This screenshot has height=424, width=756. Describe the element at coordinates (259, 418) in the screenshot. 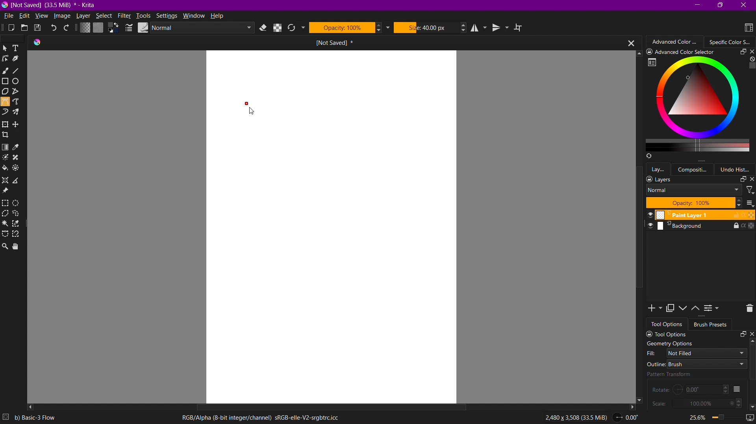

I see `RGB/Alpha(8-bit integer/channel)` at that location.